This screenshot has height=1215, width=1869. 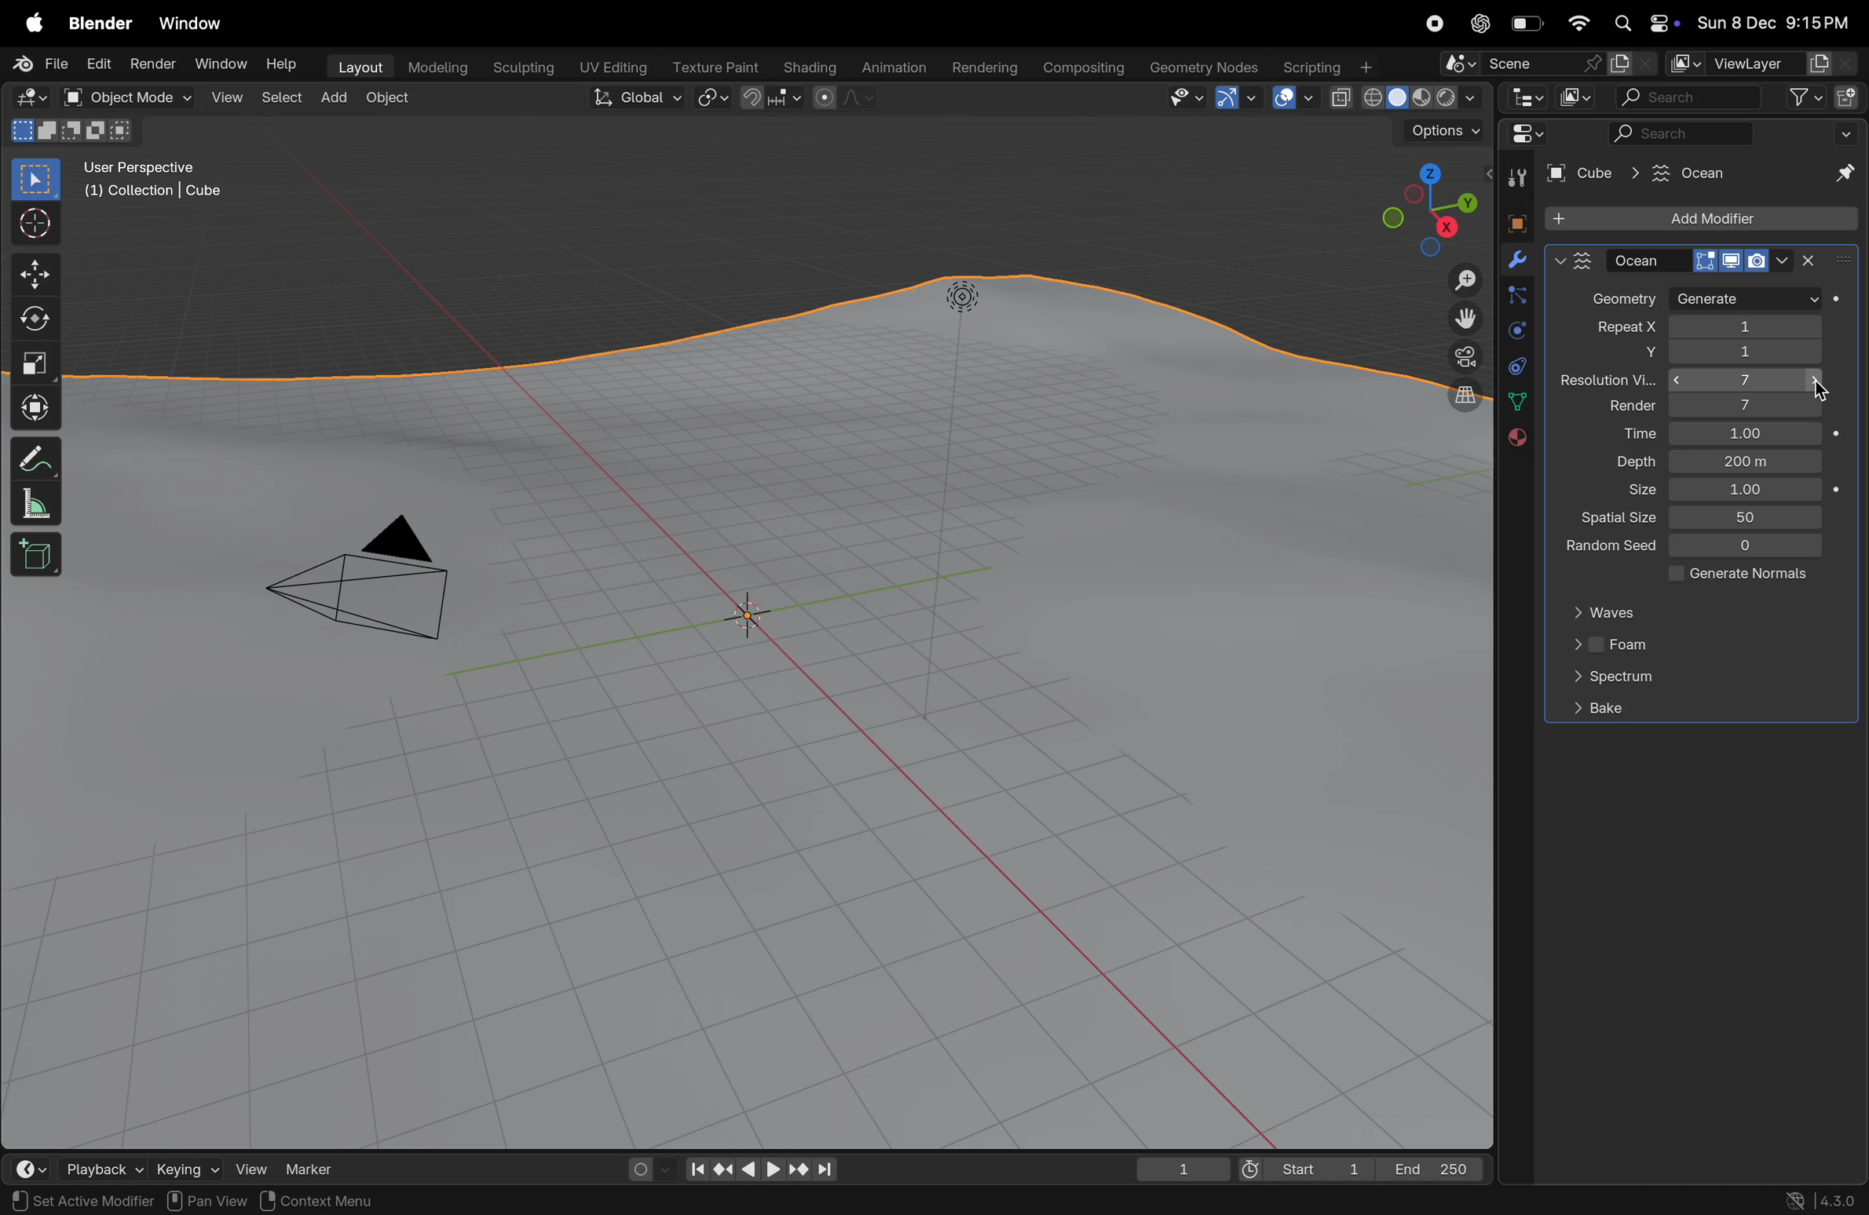 What do you see at coordinates (1516, 401) in the screenshot?
I see `data` at bounding box center [1516, 401].